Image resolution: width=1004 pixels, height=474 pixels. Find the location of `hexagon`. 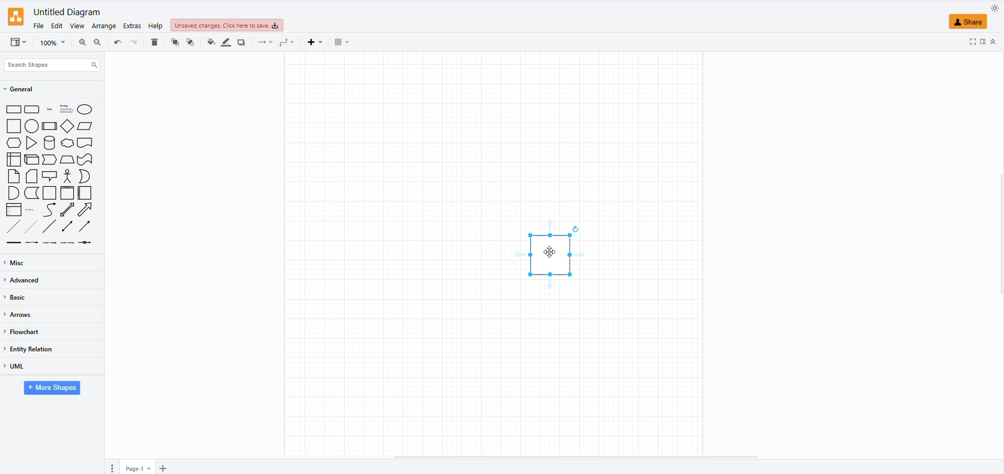

hexagon is located at coordinates (14, 144).